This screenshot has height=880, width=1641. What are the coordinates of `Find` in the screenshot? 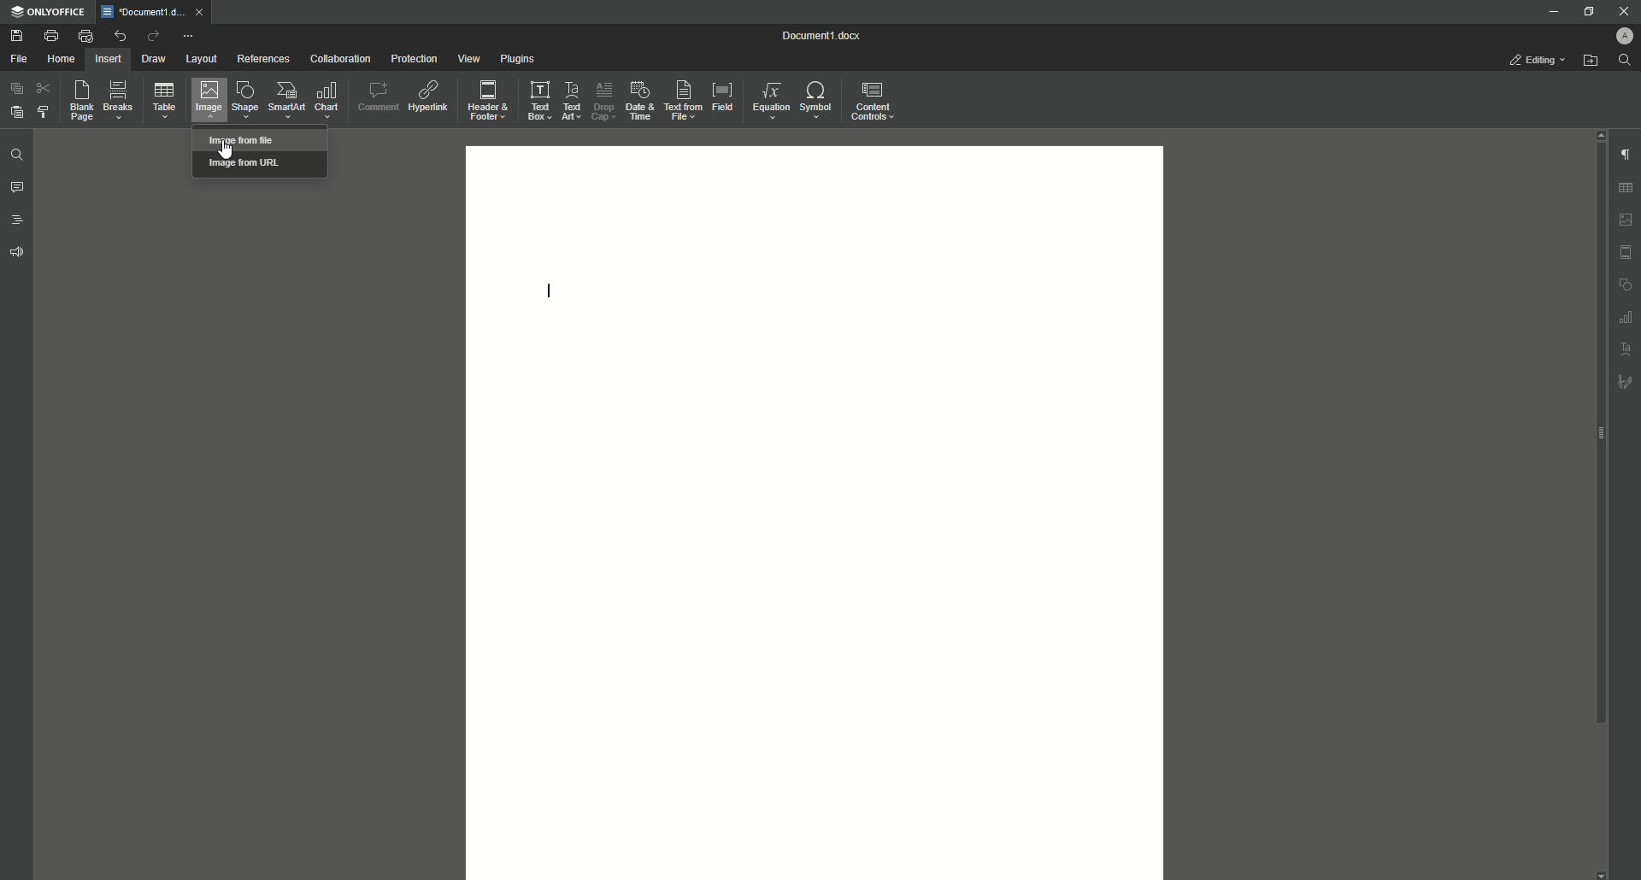 It's located at (18, 152).